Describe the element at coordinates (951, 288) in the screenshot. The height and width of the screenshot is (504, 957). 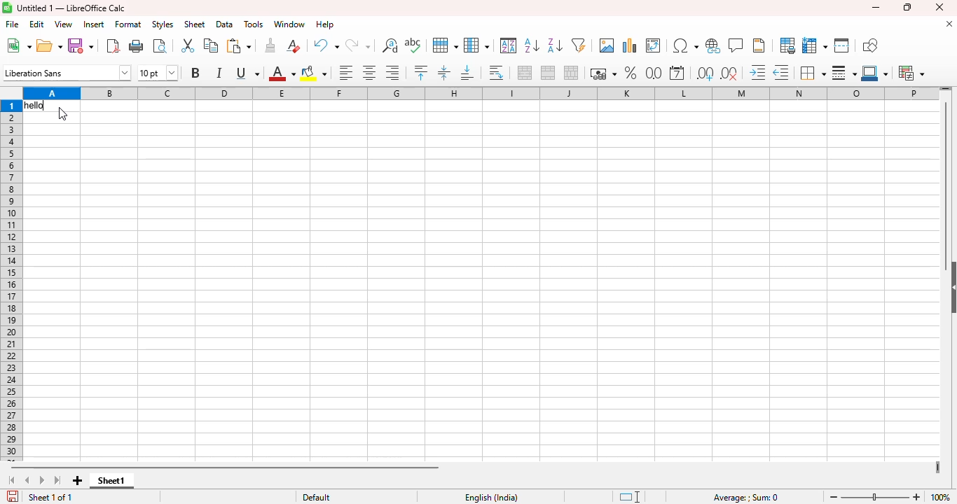
I see `show` at that location.